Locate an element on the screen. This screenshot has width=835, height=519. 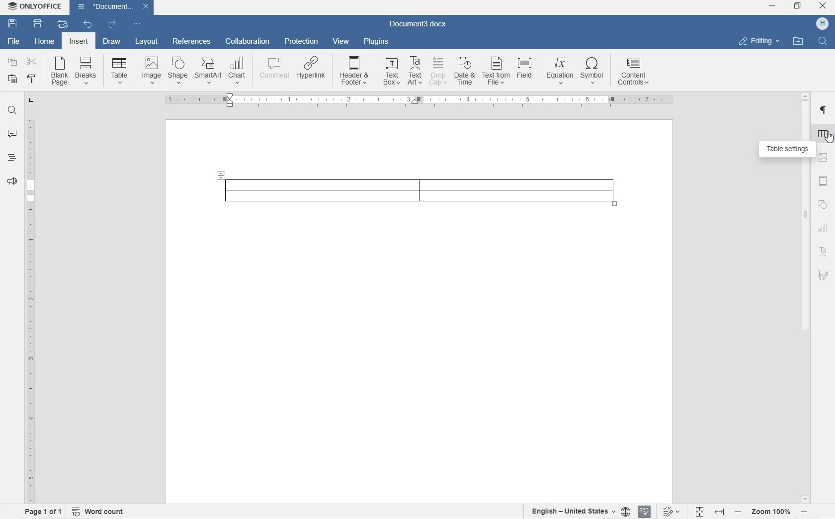
REDO is located at coordinates (111, 24).